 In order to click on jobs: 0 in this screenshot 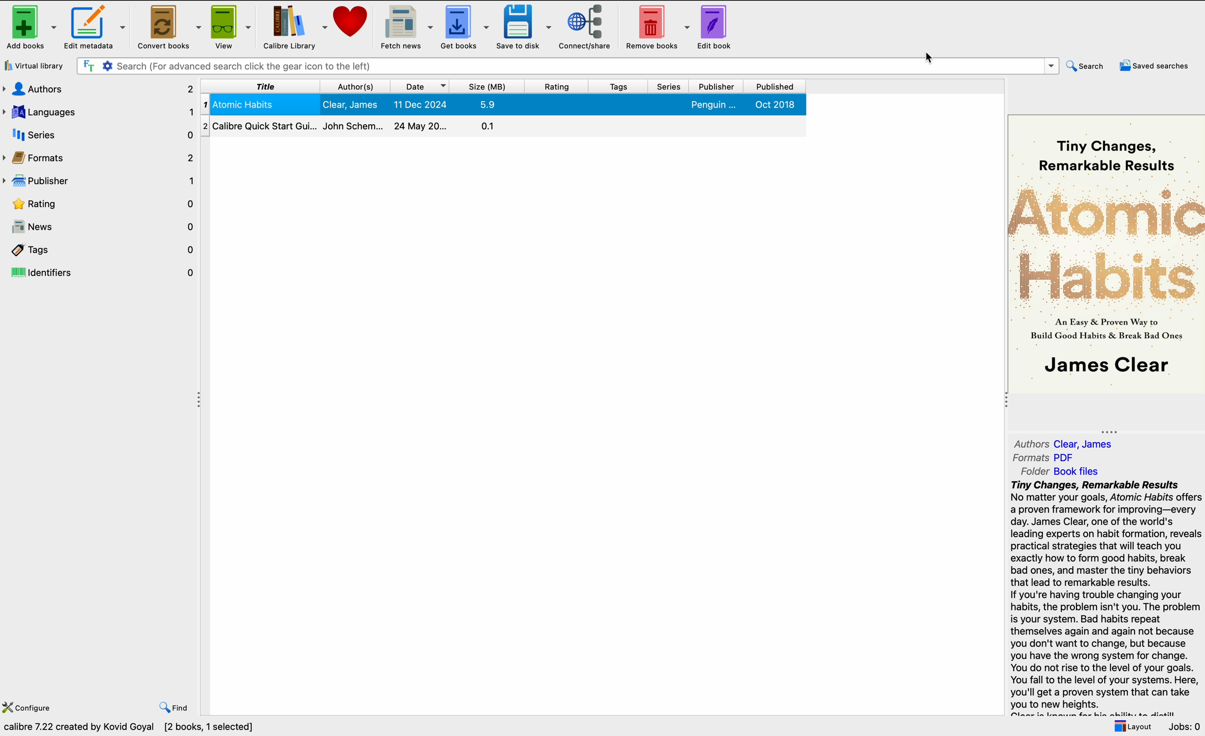, I will do `click(1185, 727)`.